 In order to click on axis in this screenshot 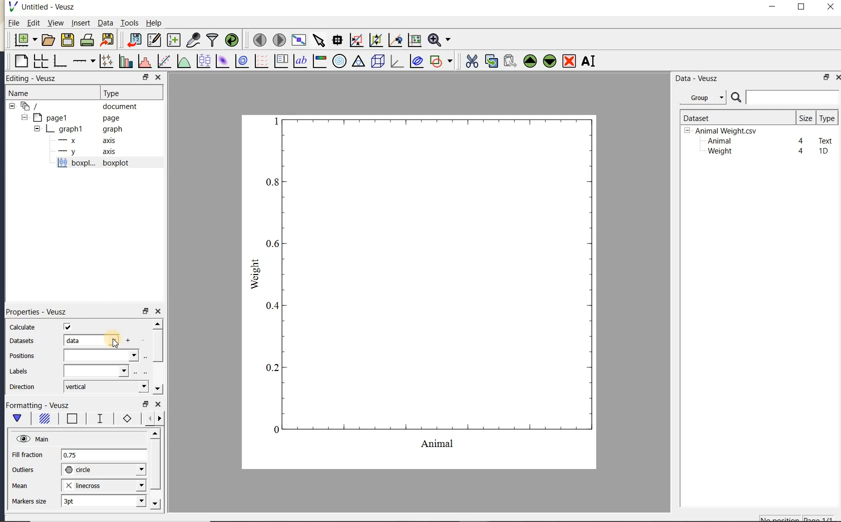, I will do `click(85, 152)`.